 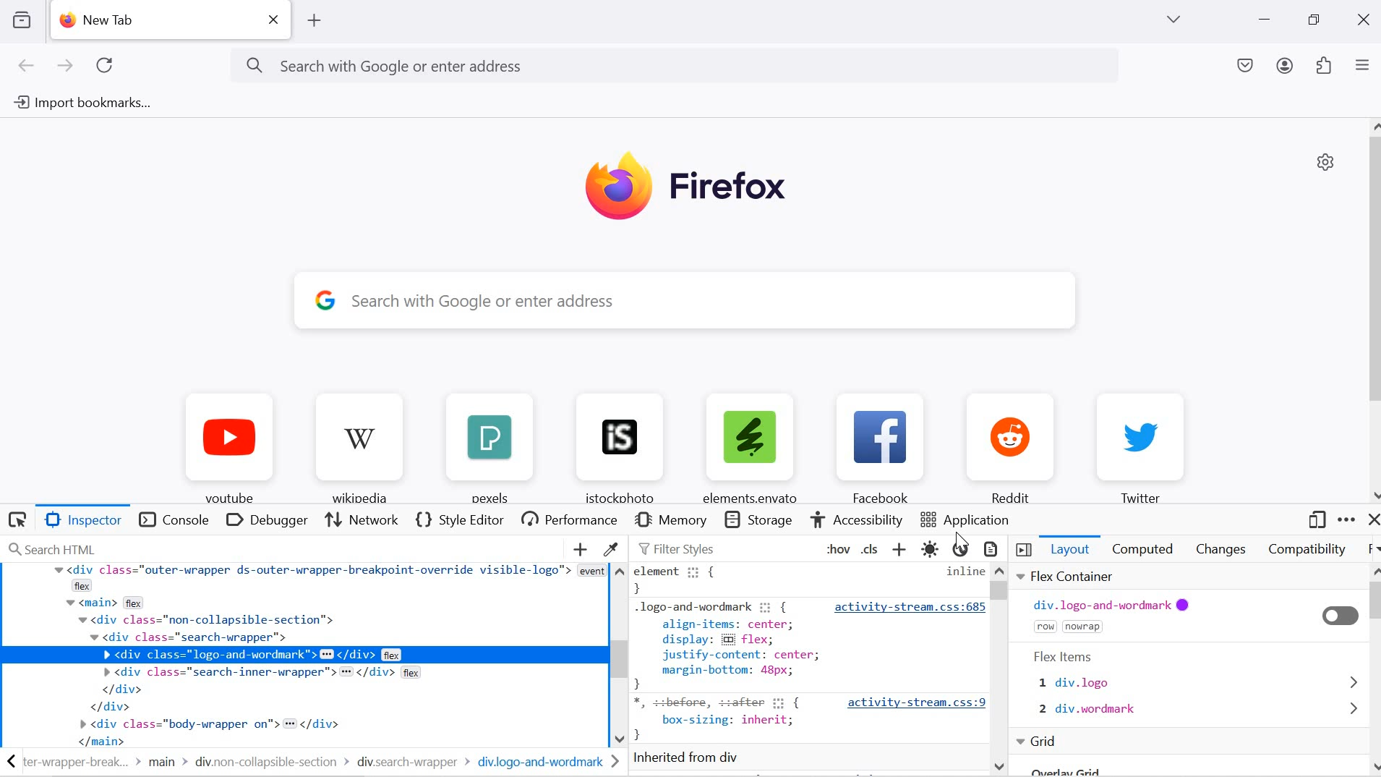 I want to click on Flex Items, so click(x=1063, y=657).